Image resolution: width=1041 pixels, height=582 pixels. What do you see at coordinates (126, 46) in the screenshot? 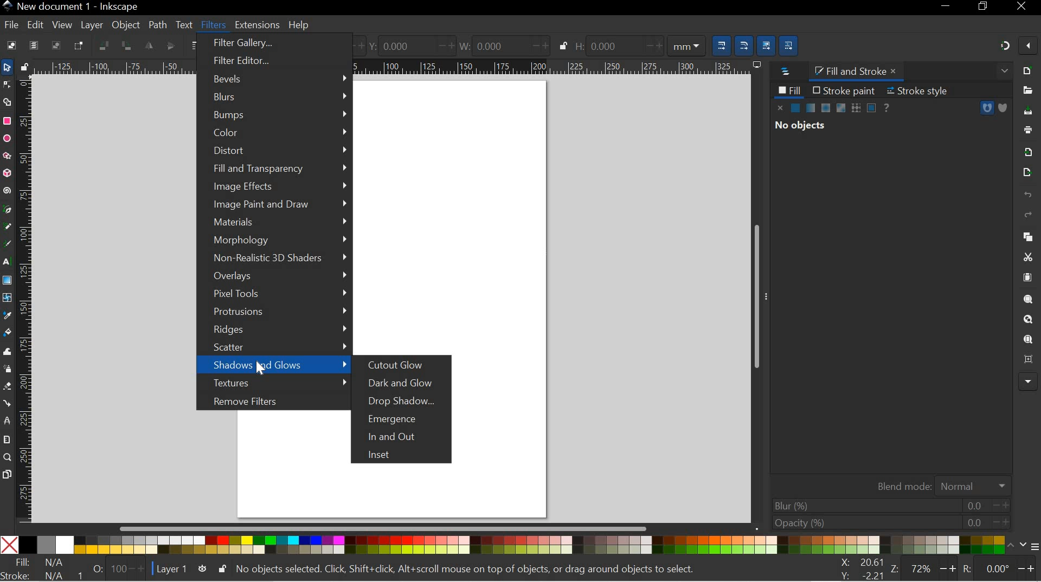
I see `OBJECT ROTATE 90` at bounding box center [126, 46].